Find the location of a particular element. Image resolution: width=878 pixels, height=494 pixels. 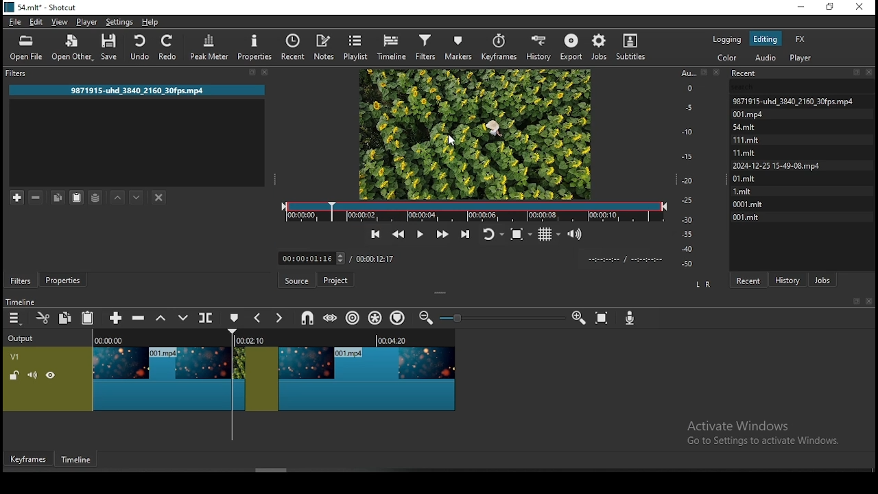

source is located at coordinates (298, 281).